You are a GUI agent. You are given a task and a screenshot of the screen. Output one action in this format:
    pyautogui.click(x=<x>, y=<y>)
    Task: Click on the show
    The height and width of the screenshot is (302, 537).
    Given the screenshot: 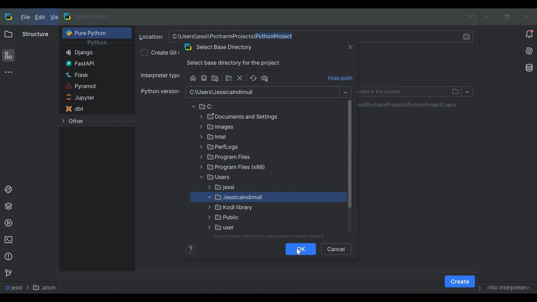 What is the action you would take?
    pyautogui.click(x=346, y=93)
    